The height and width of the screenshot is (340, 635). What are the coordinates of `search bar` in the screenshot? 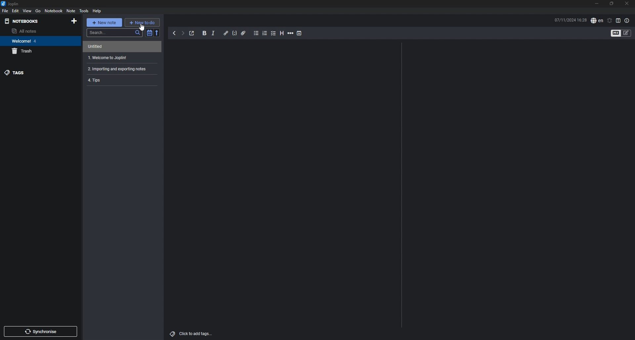 It's located at (114, 33).